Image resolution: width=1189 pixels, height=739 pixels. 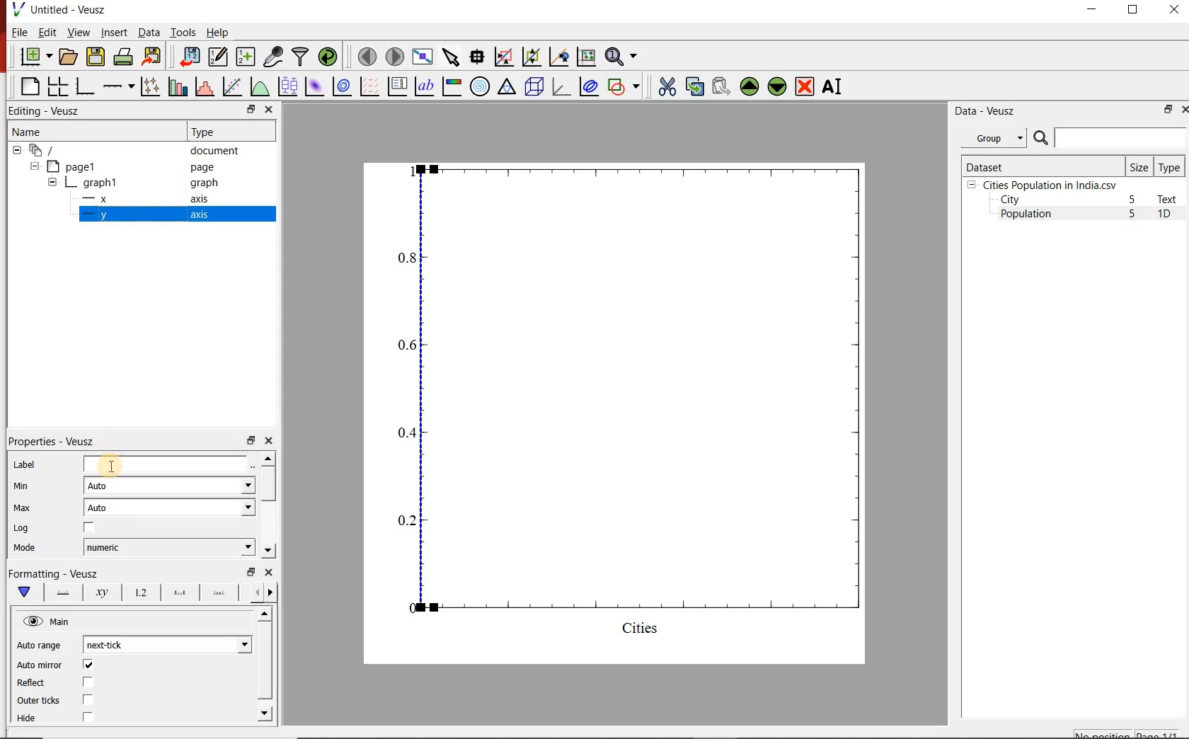 What do you see at coordinates (46, 33) in the screenshot?
I see `Edit` at bounding box center [46, 33].